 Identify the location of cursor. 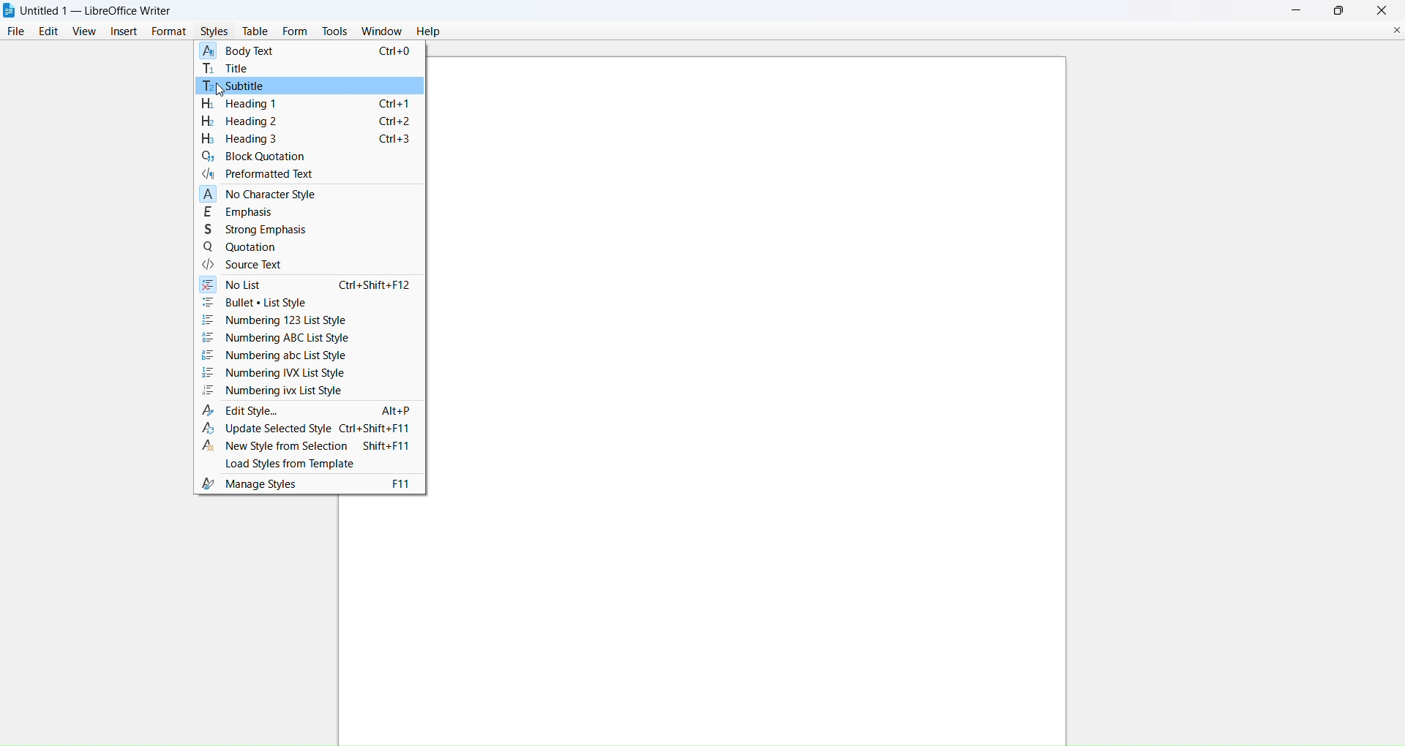
(221, 96).